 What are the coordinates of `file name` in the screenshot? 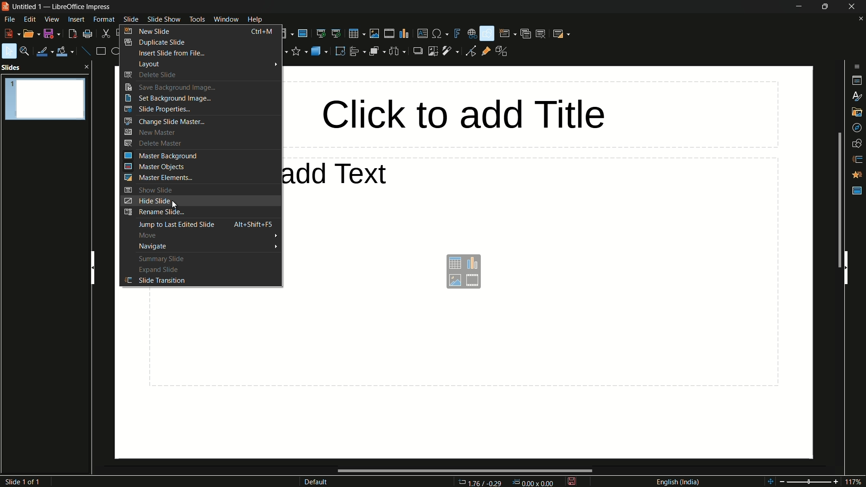 It's located at (31, 5).